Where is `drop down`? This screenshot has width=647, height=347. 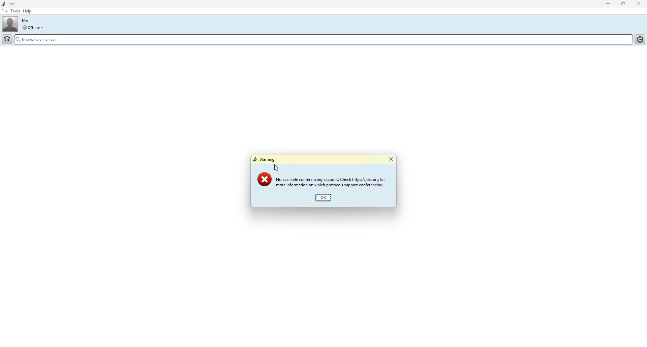 drop down is located at coordinates (30, 27).